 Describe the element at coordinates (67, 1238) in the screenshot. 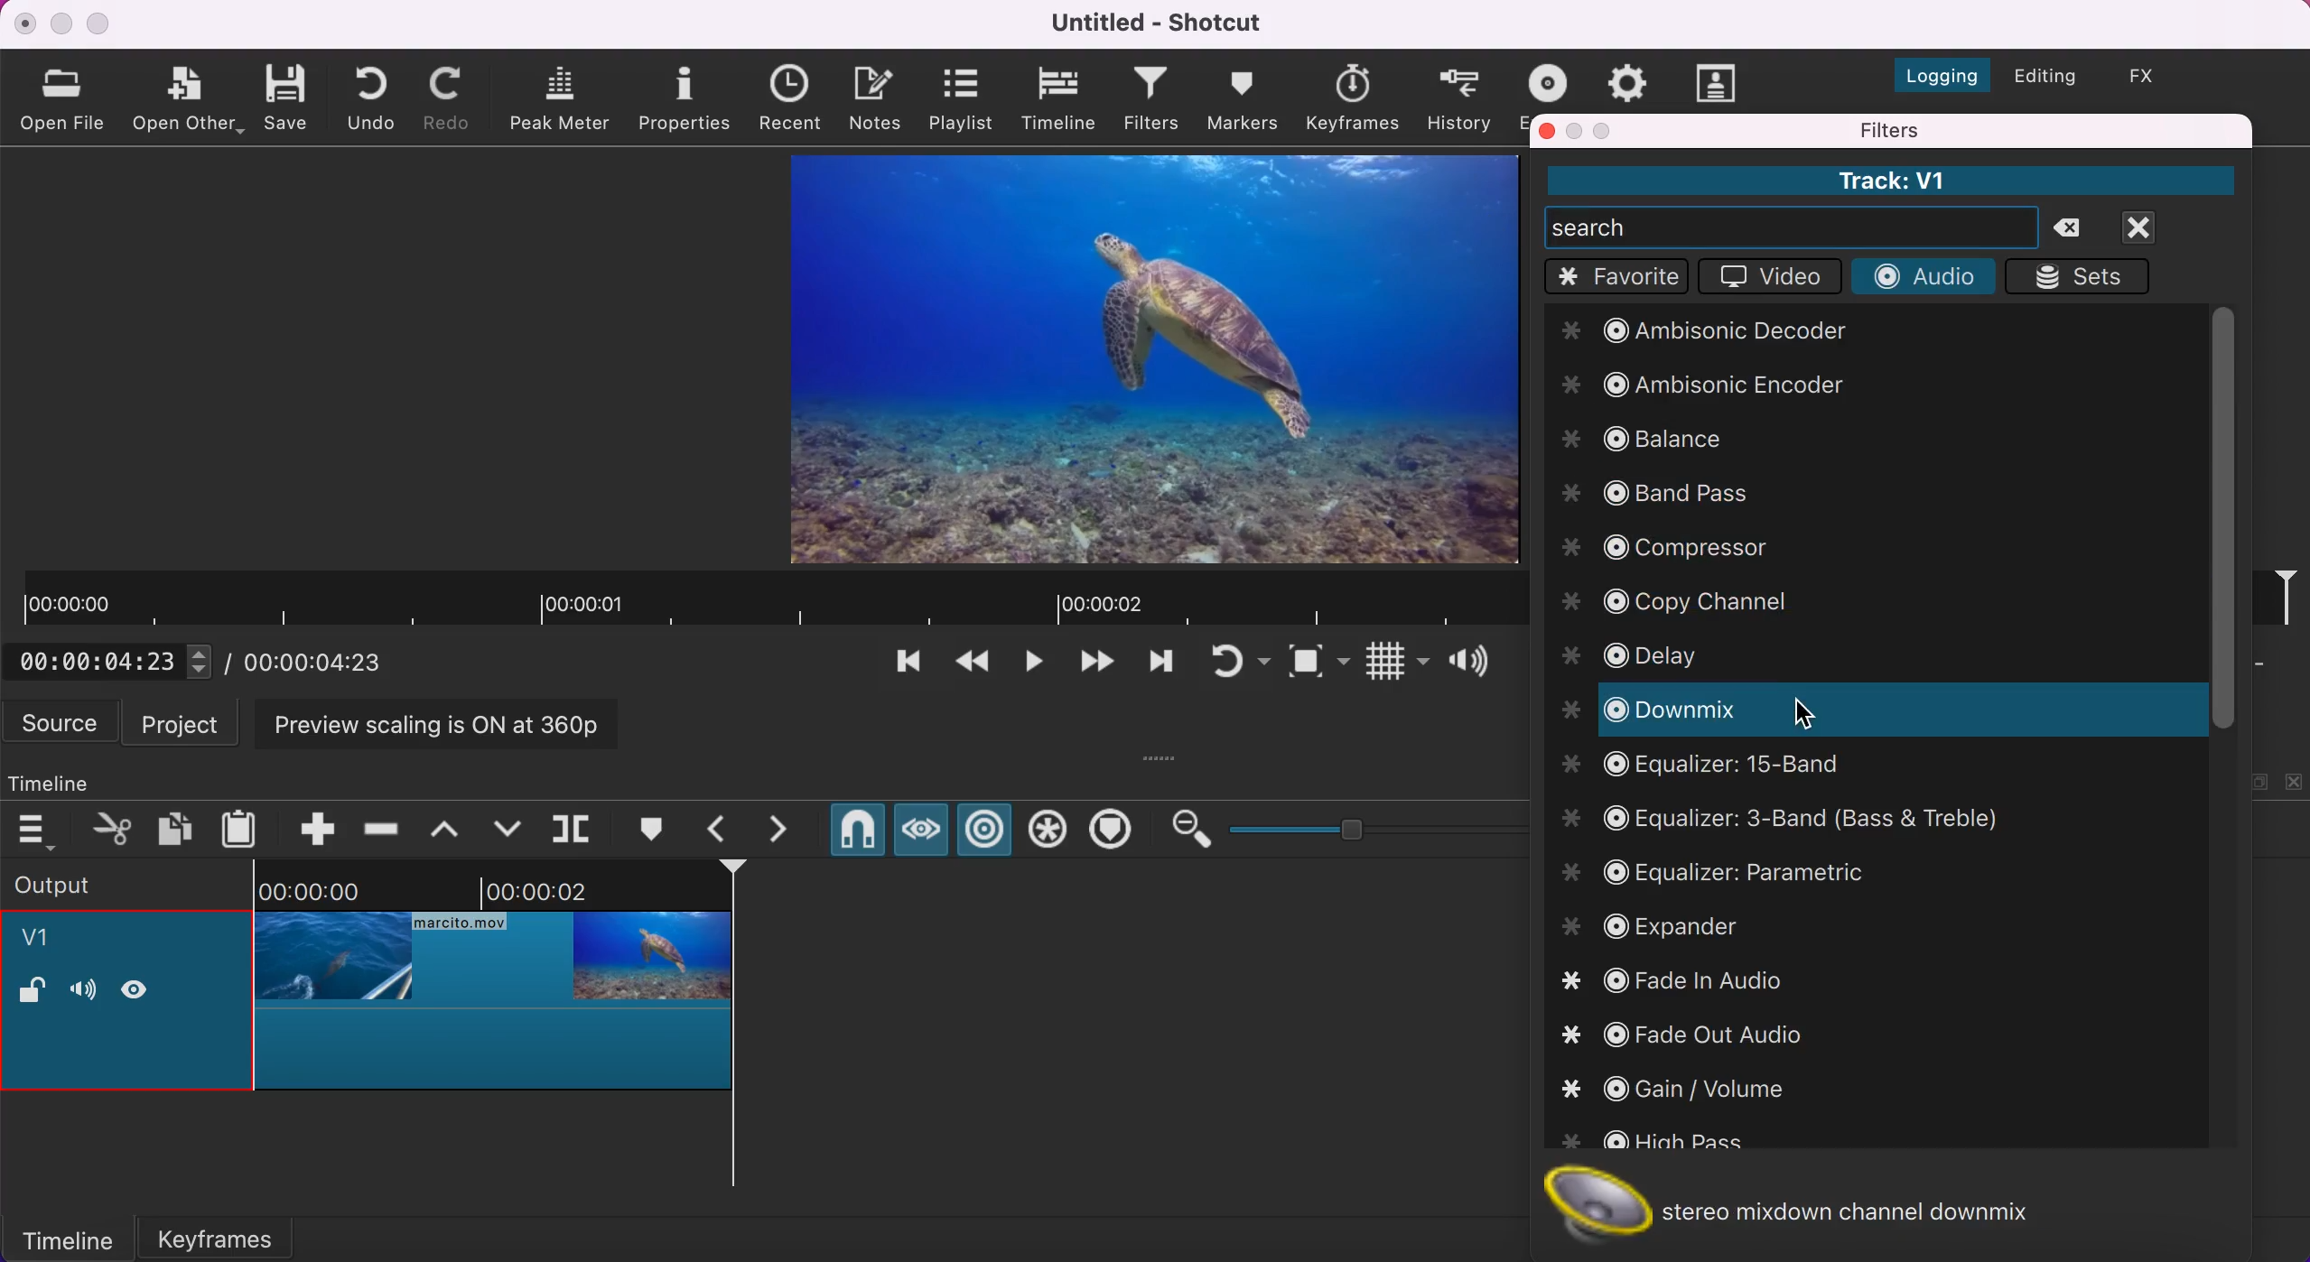

I see `timeline` at that location.